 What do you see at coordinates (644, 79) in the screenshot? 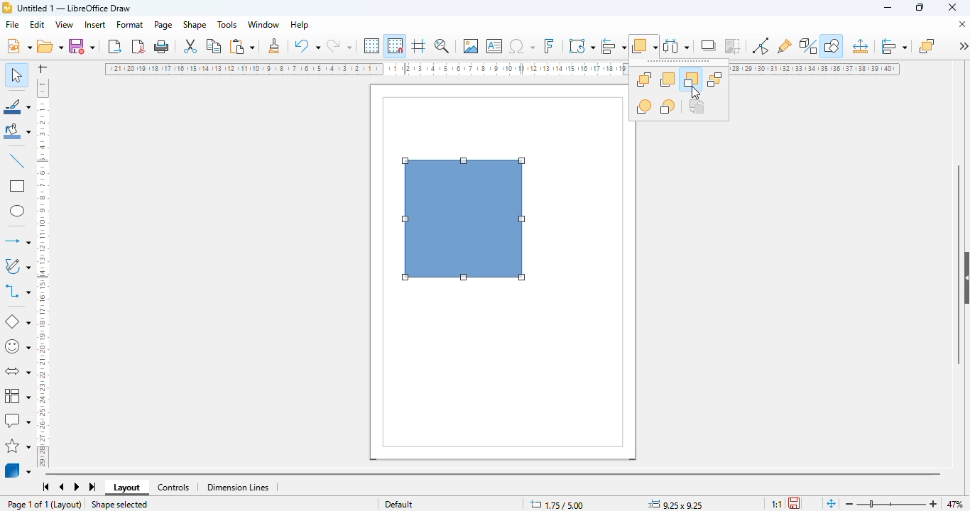
I see `bring to front` at bounding box center [644, 79].